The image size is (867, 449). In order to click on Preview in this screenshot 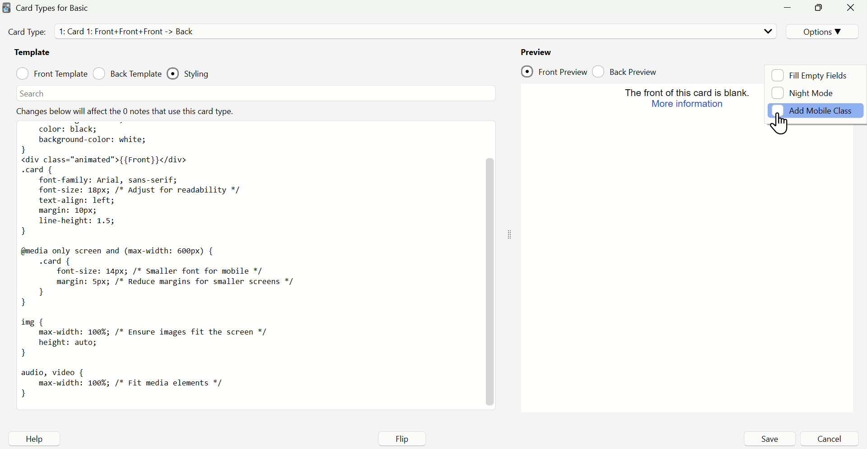, I will do `click(536, 50)`.